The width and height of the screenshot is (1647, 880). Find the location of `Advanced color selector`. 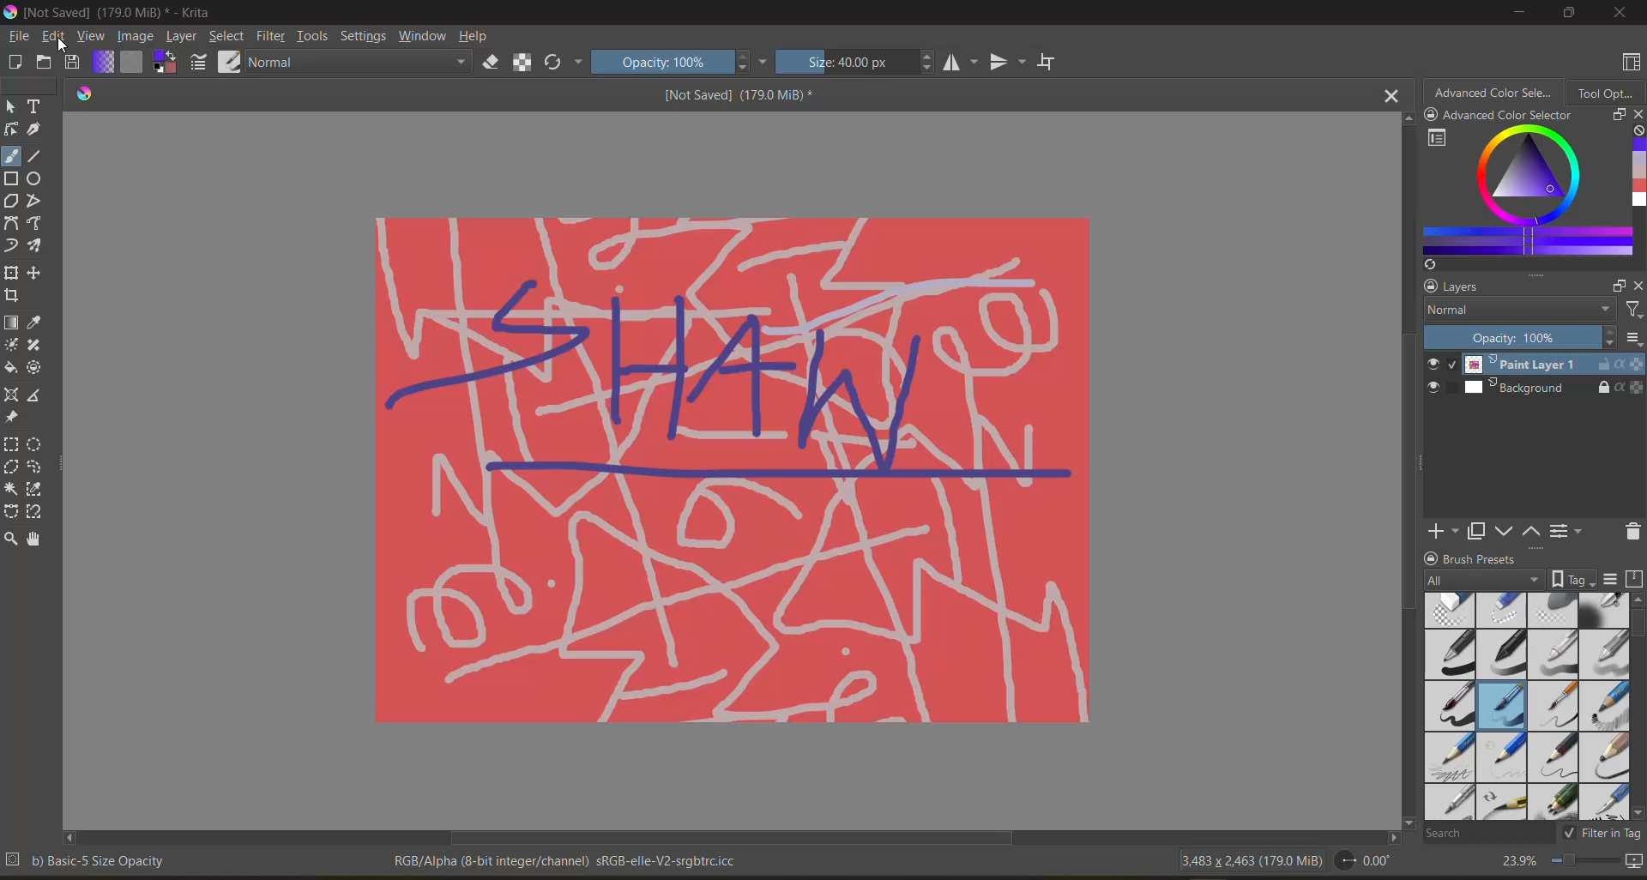

Advanced color selector is located at coordinates (1494, 92).